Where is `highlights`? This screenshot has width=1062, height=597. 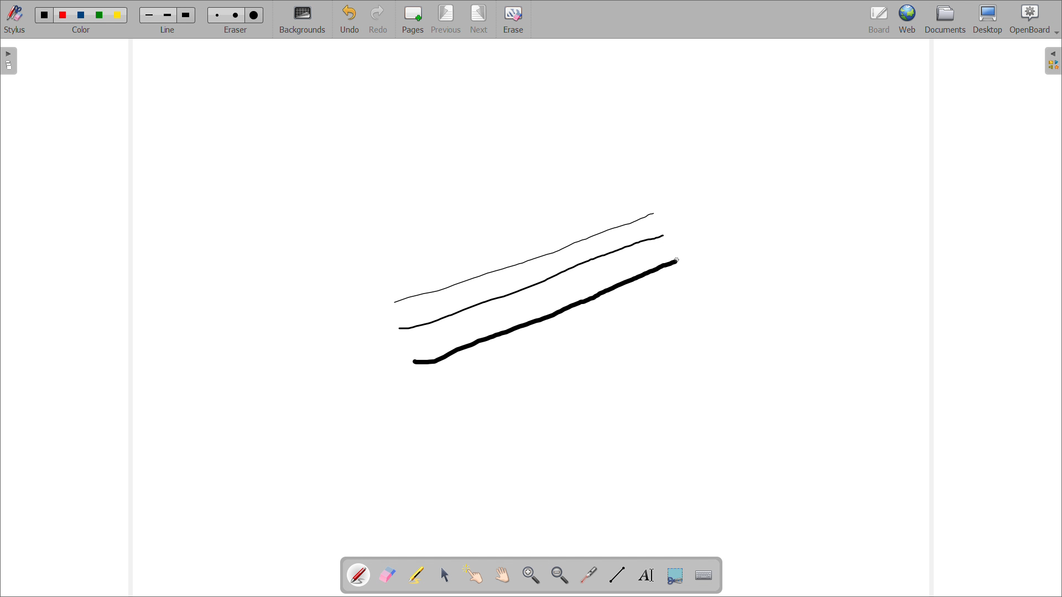
highlights is located at coordinates (417, 575).